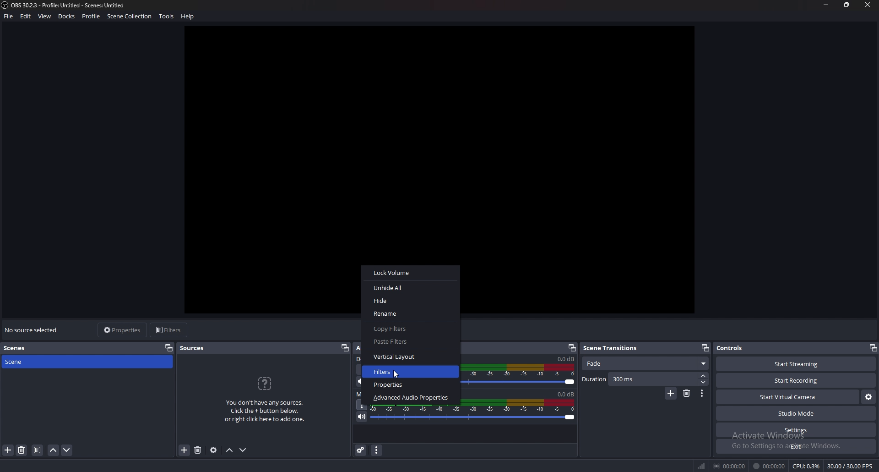  What do you see at coordinates (412, 397) in the screenshot?
I see `‘Advanced Audio Properties` at bounding box center [412, 397].